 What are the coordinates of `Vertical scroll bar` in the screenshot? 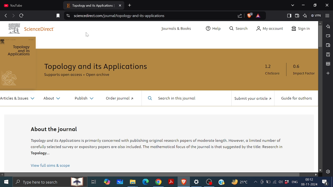 It's located at (321, 37).